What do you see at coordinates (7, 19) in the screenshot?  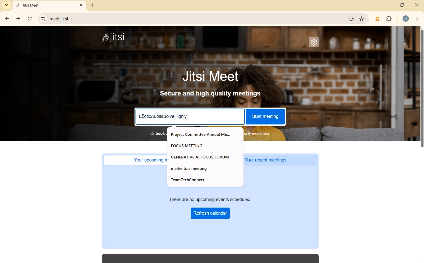 I see `back` at bounding box center [7, 19].